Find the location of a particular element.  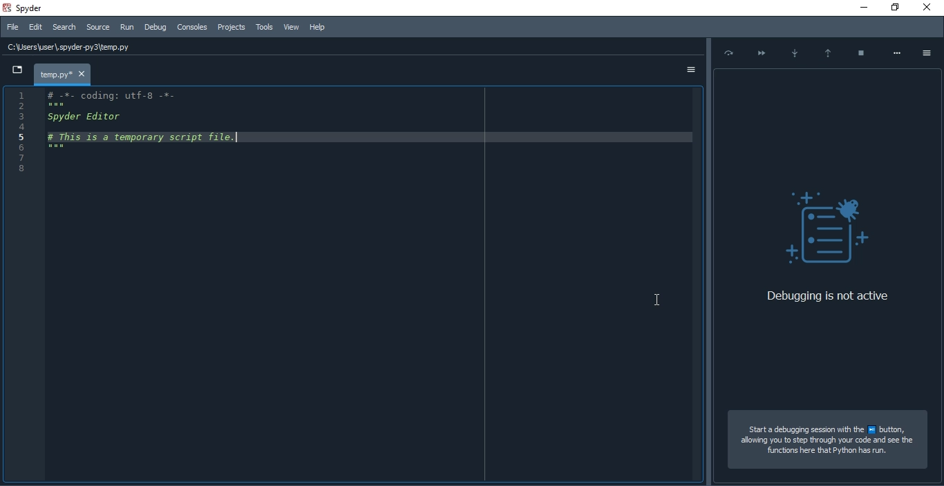

Line numbers is located at coordinates (17, 133).